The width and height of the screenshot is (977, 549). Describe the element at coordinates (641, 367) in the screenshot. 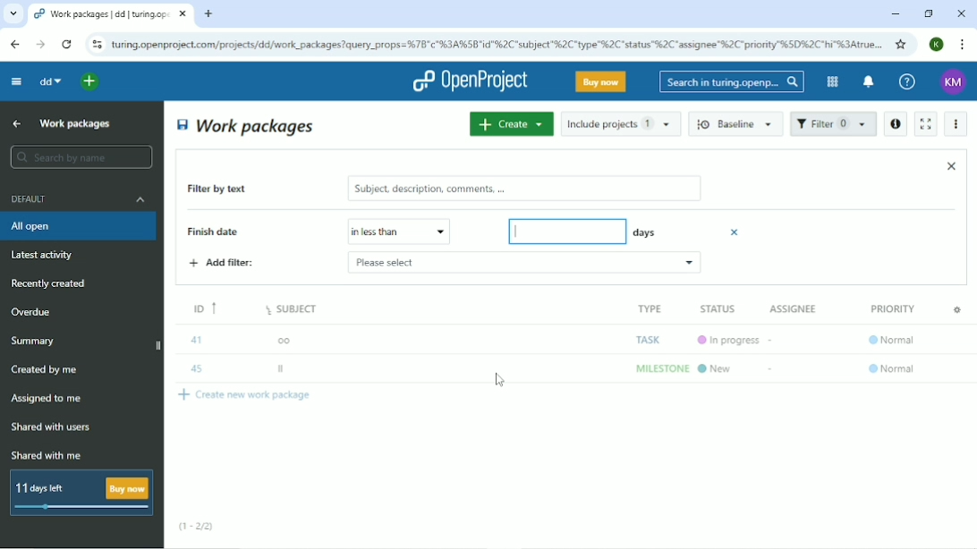

I see `` at that location.